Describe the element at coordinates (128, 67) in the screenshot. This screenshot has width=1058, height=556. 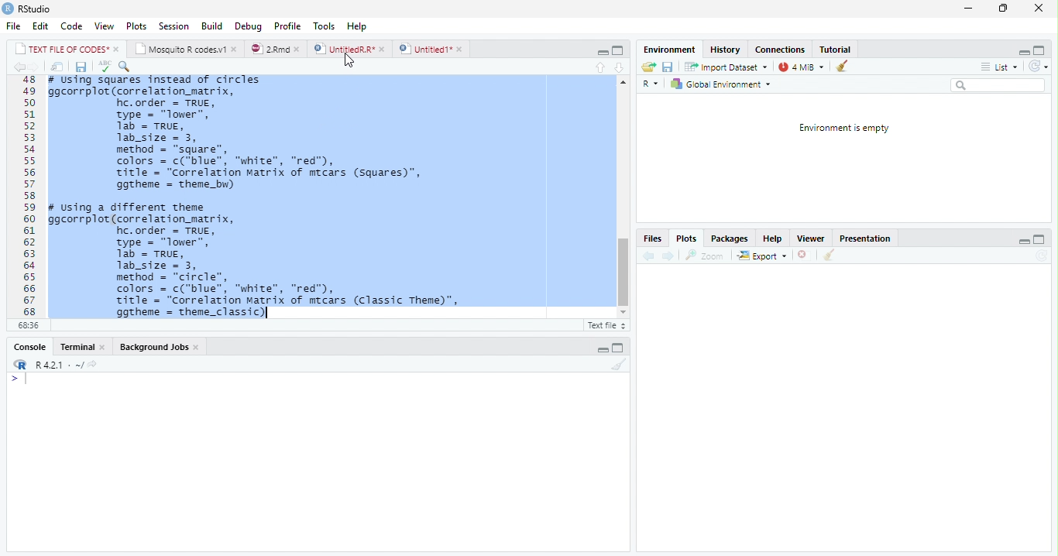
I see `find/replace` at that location.